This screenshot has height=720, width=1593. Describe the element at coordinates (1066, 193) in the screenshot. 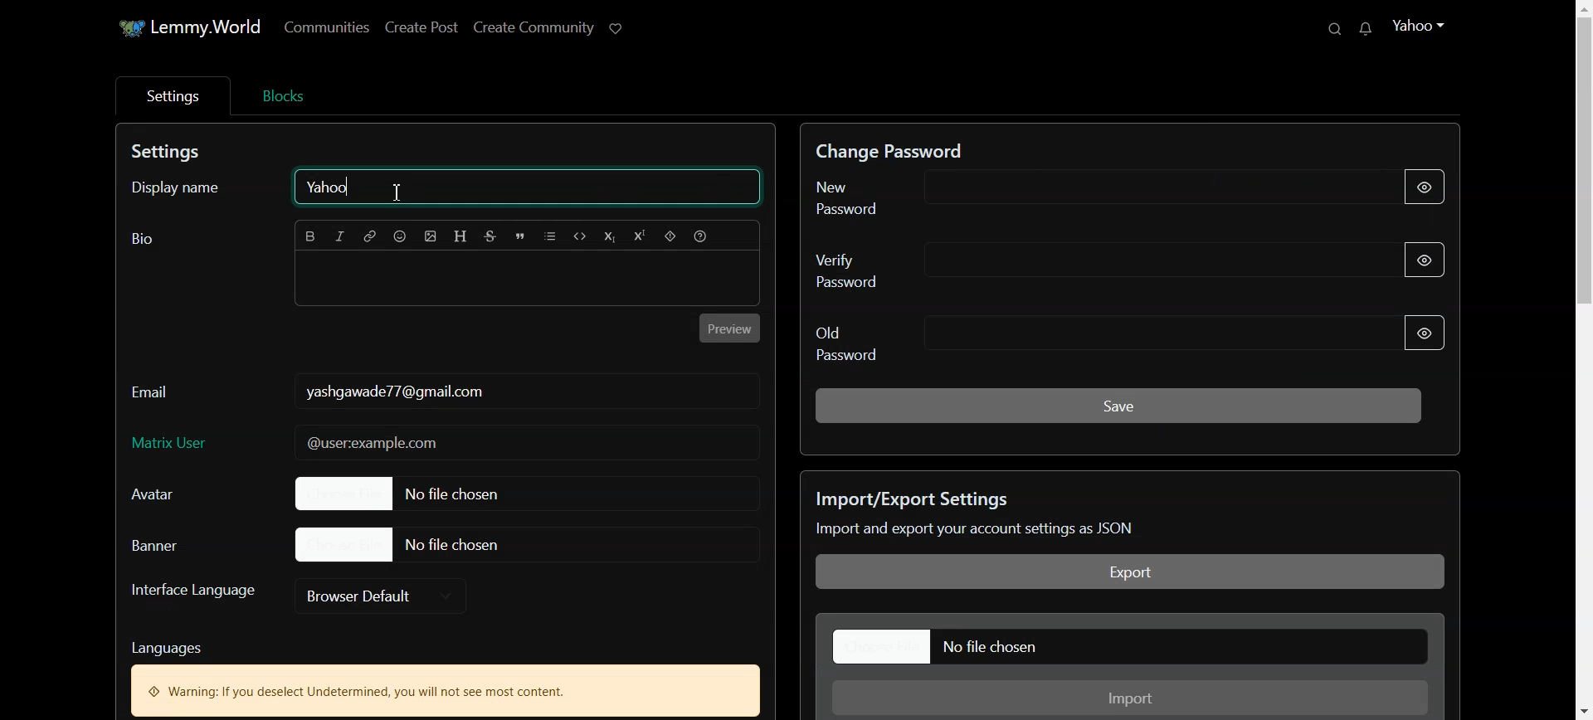

I see `New Password` at that location.